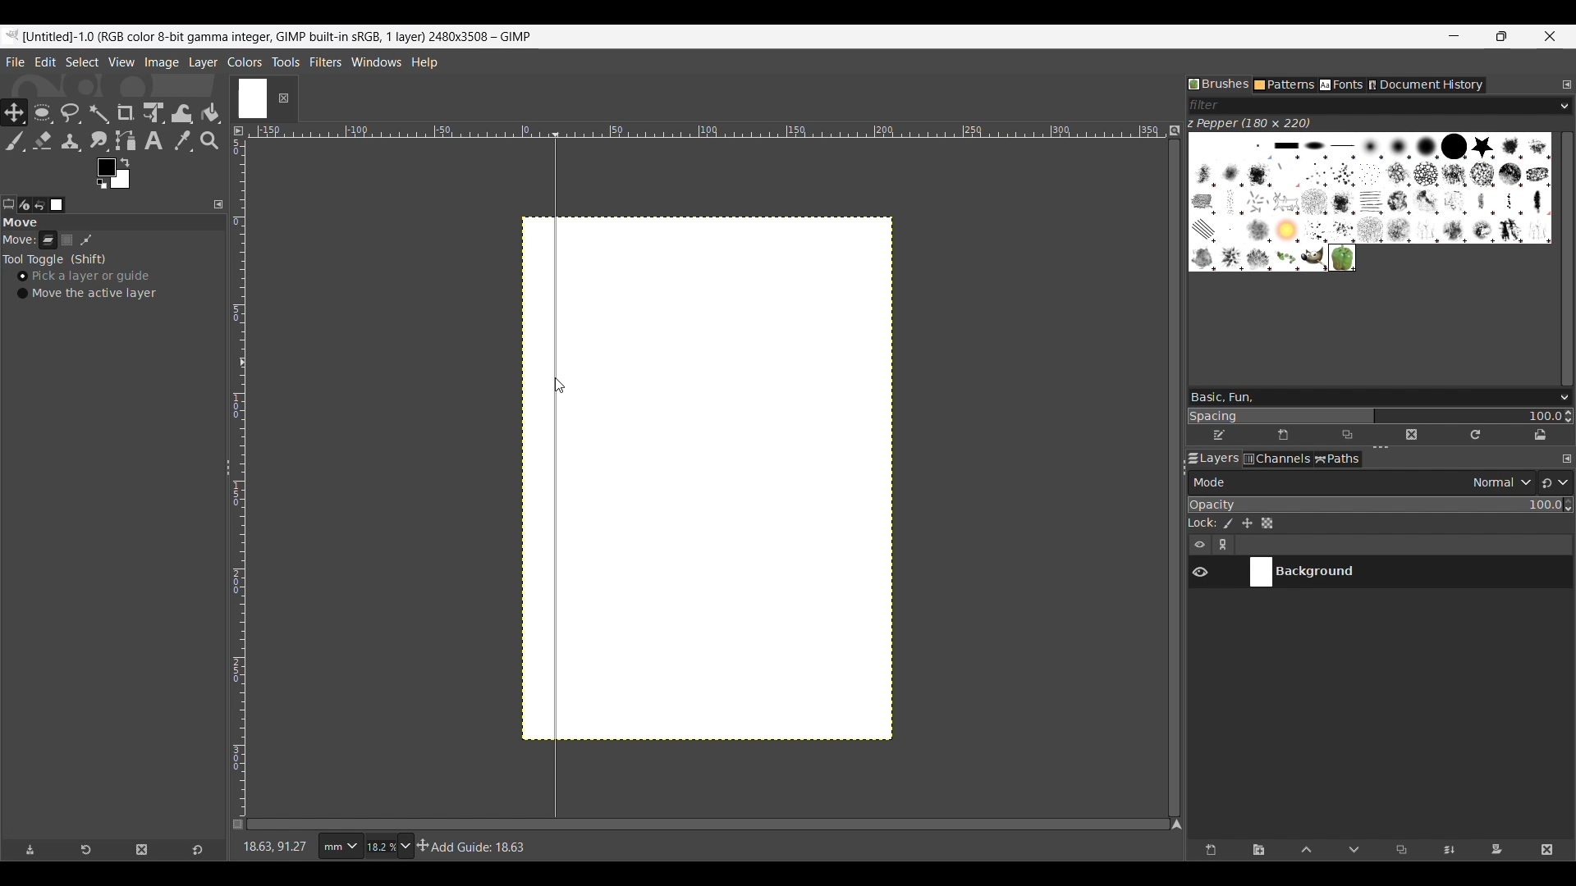 Image resolution: width=1576 pixels, height=886 pixels. Describe the element at coordinates (111, 226) in the screenshot. I see `Section title` at that location.